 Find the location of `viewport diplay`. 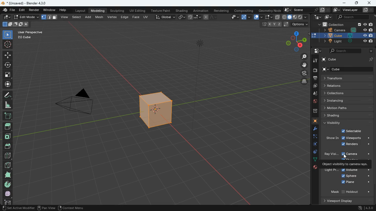

viewport diplay is located at coordinates (340, 201).